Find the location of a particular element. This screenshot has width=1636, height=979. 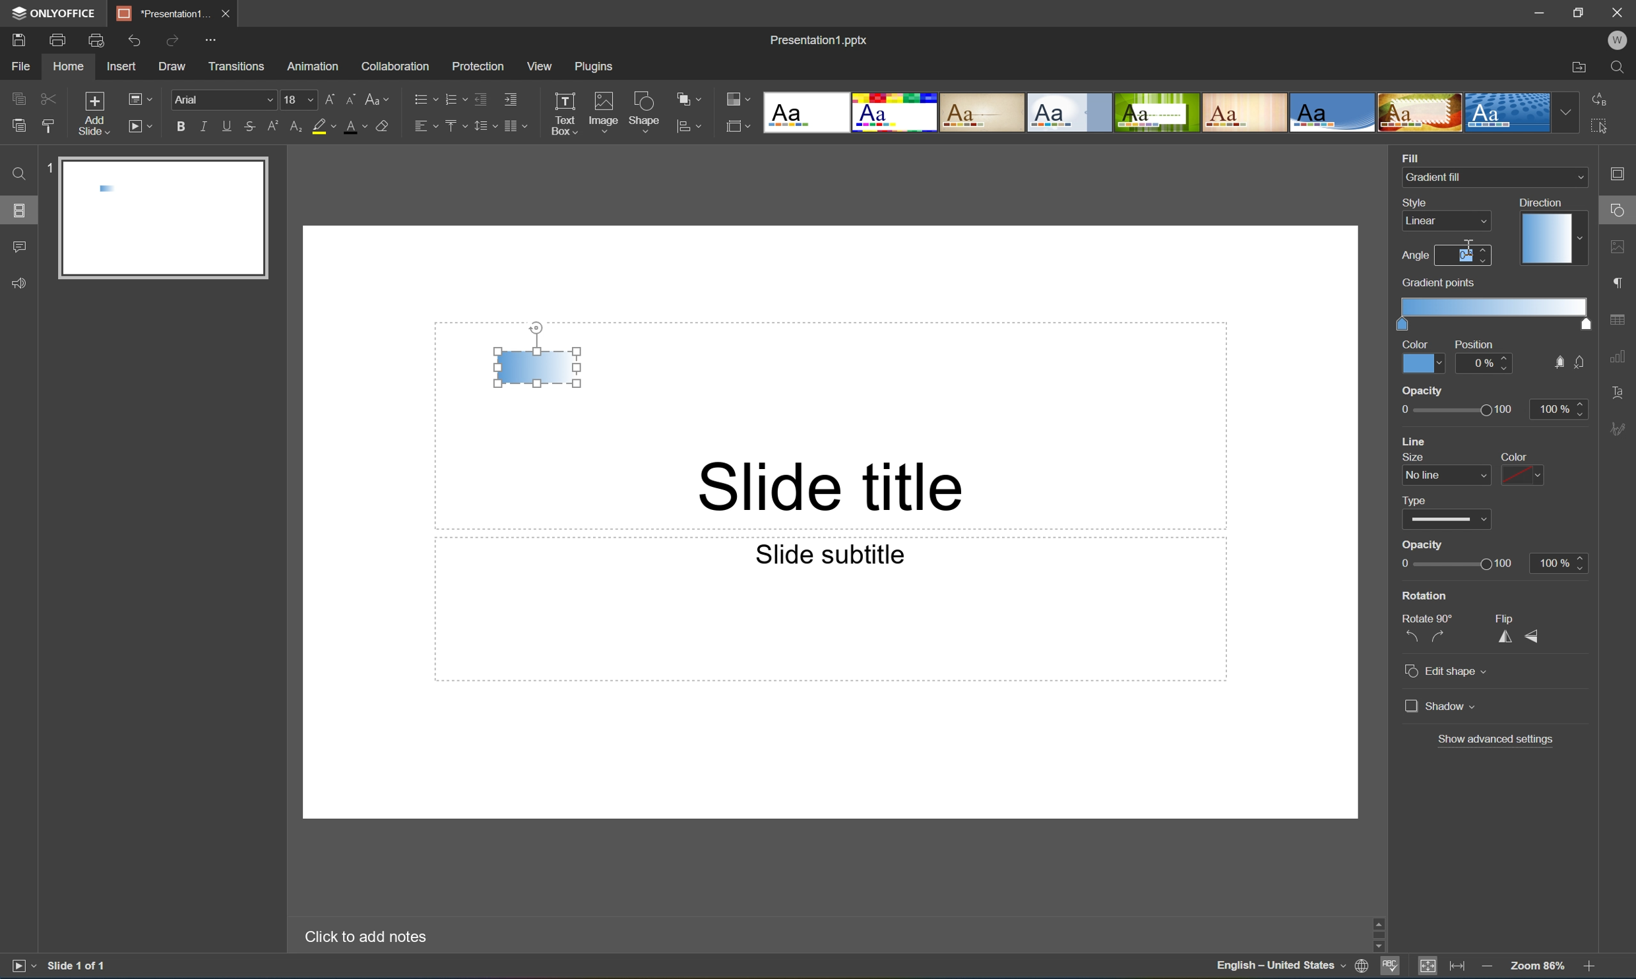

Copy is located at coordinates (18, 98).